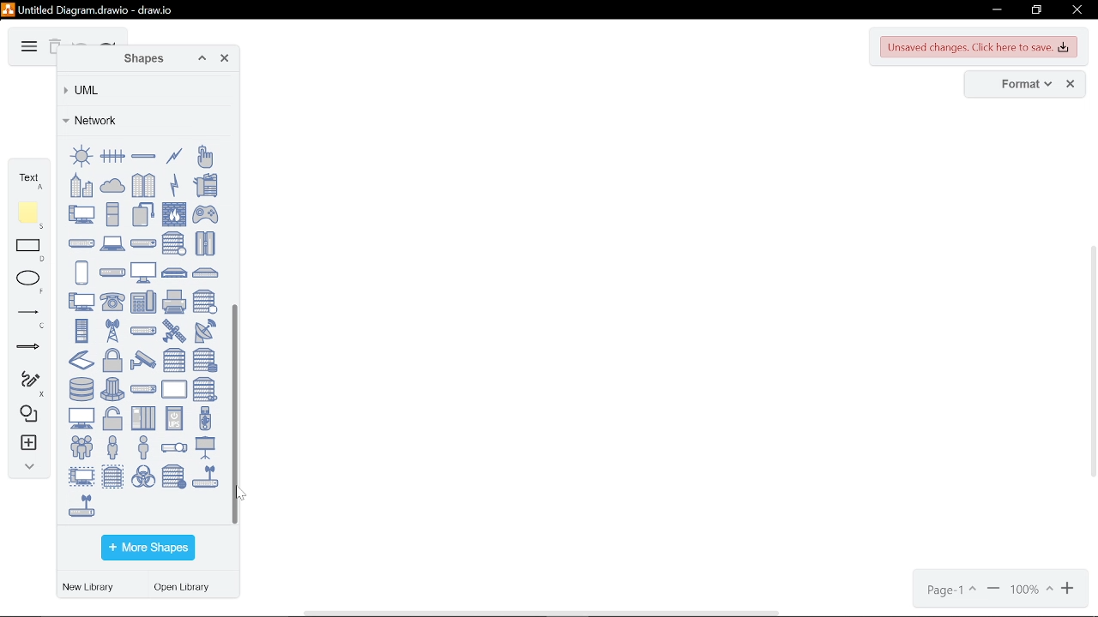 The height and width of the screenshot is (617, 1098). I want to click on bus, so click(112, 156).